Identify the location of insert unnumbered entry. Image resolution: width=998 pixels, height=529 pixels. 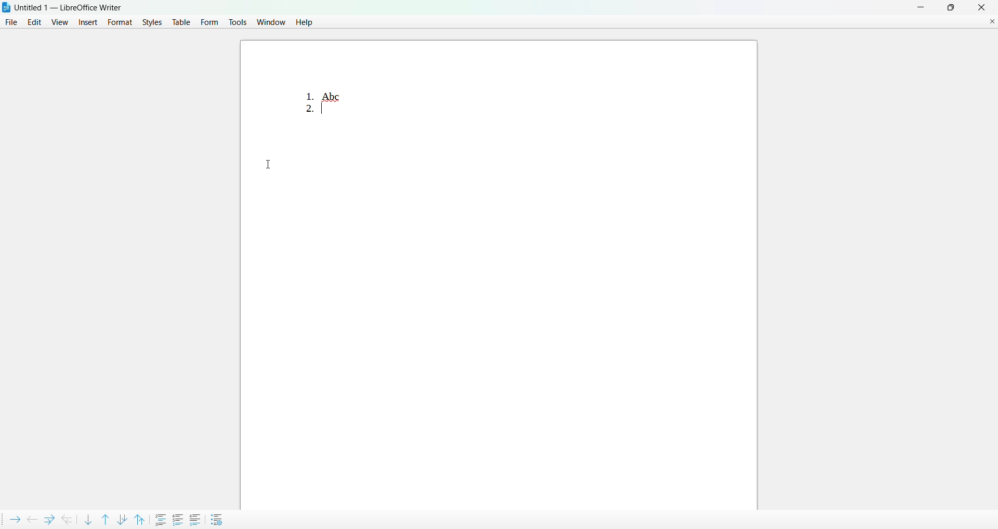
(161, 519).